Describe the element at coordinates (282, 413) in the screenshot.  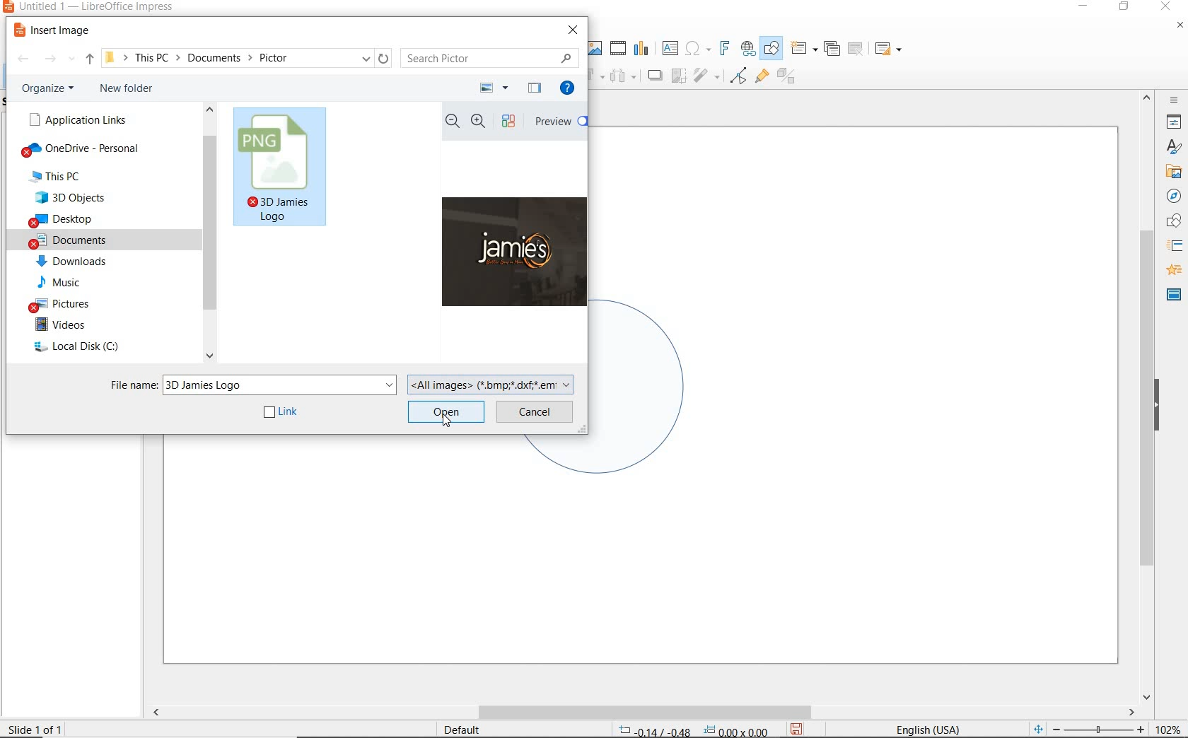
I see `LINK` at that location.